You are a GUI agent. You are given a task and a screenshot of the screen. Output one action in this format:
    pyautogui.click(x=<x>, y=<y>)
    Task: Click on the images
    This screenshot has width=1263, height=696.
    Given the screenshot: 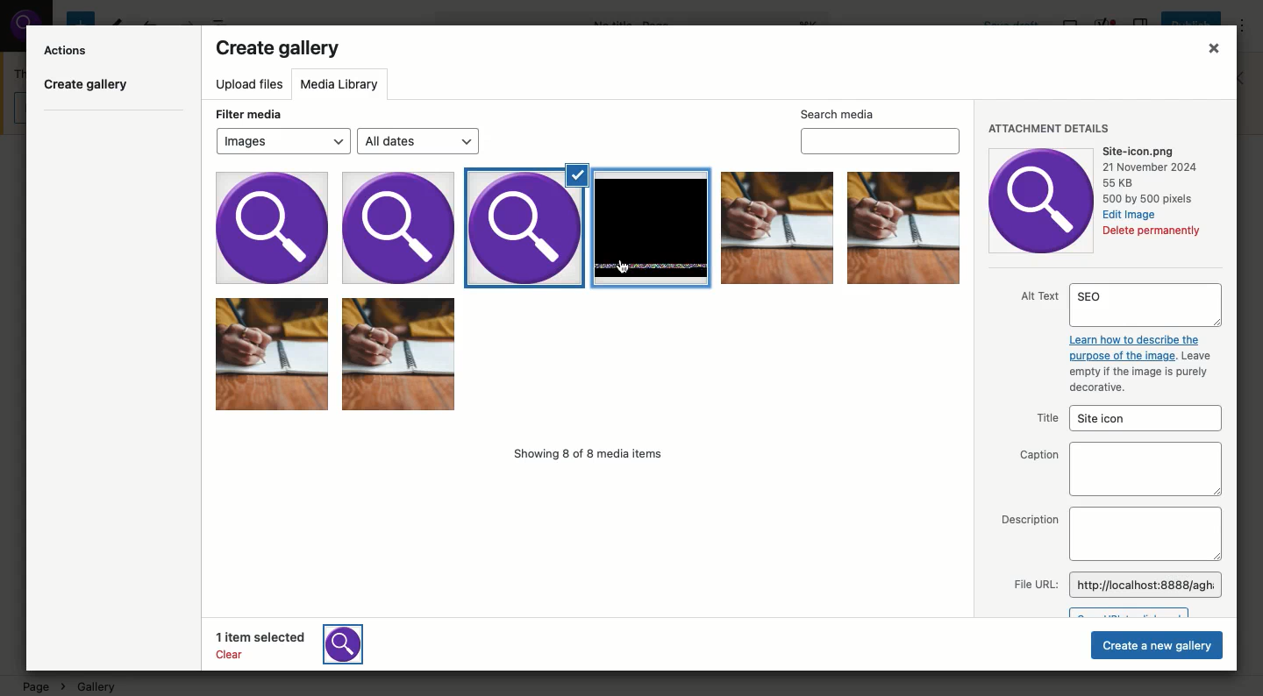 What is the action you would take?
    pyautogui.click(x=332, y=226)
    